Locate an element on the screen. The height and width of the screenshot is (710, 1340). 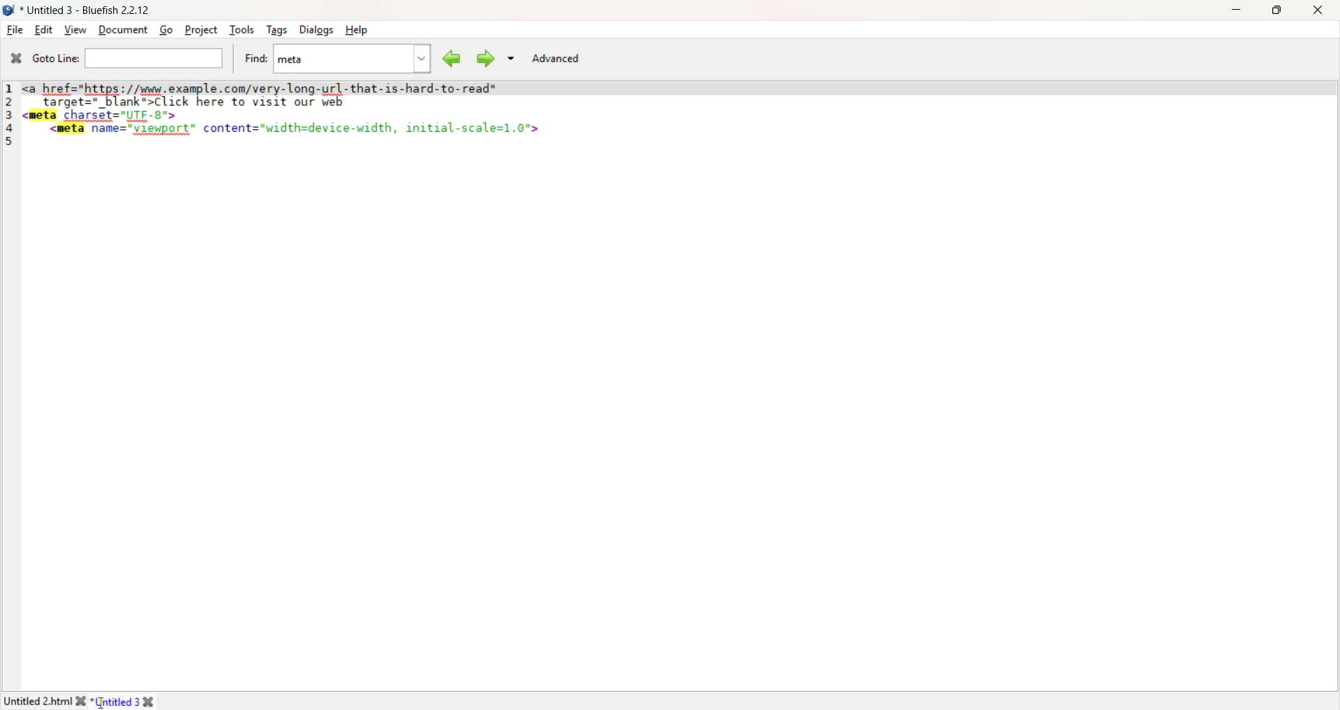
Tools is located at coordinates (241, 30).